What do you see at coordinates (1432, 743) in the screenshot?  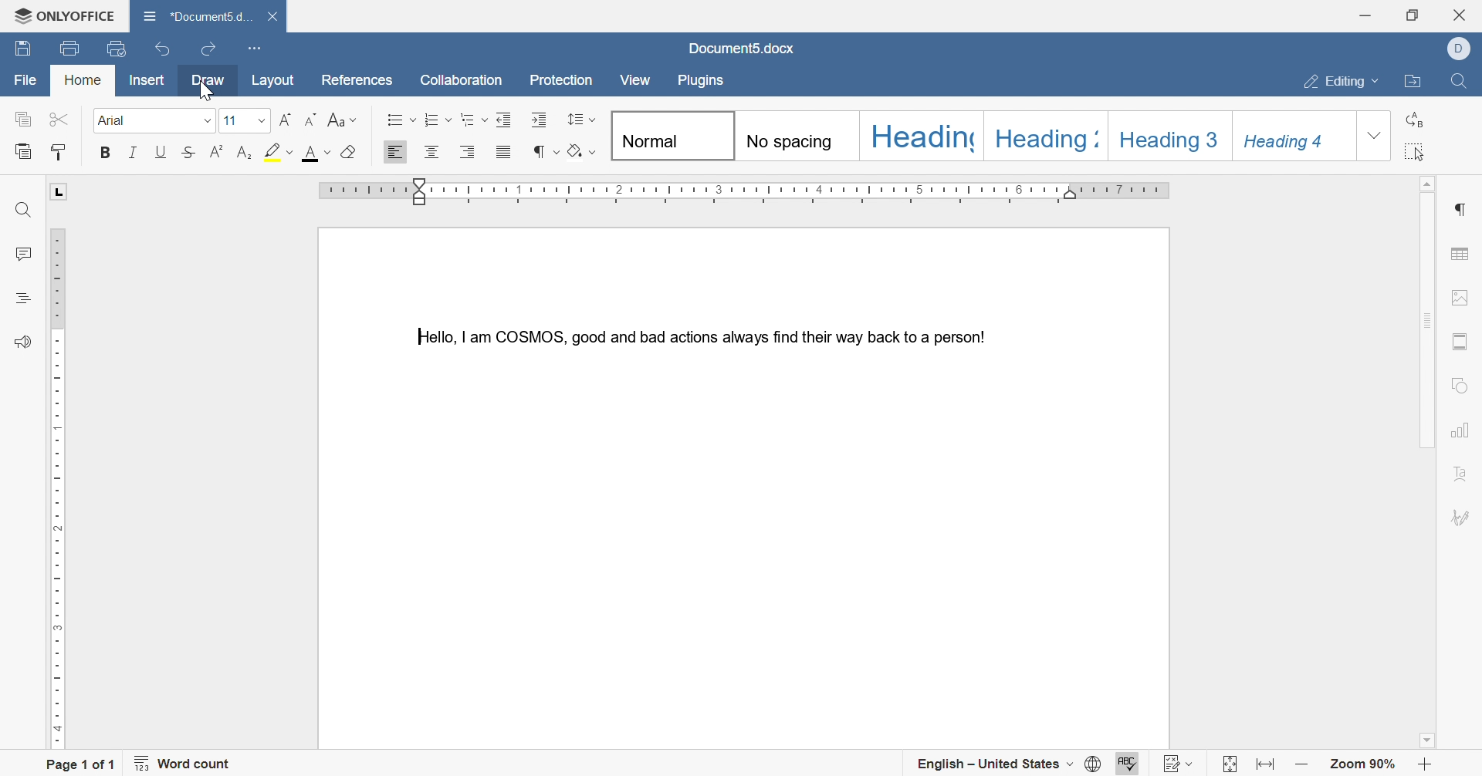 I see `scroll down` at bounding box center [1432, 743].